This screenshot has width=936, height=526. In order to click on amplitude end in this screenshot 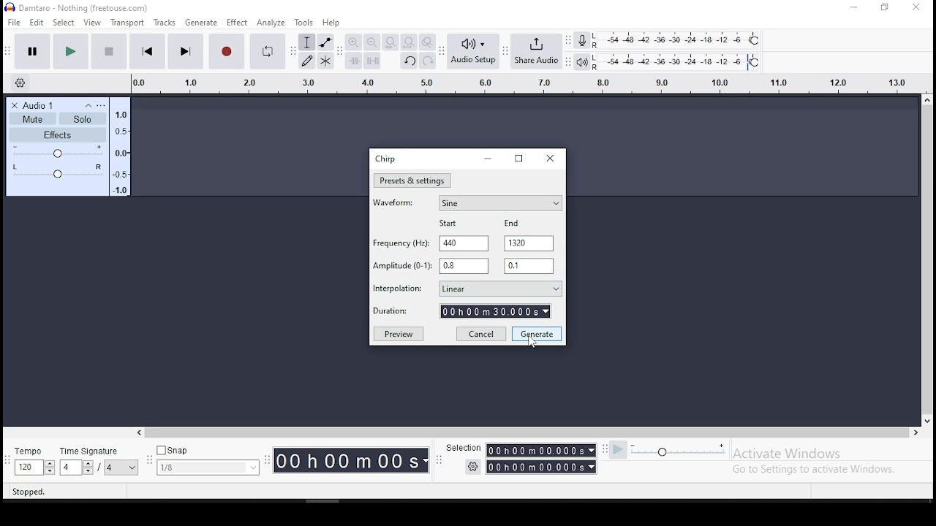, I will do `click(529, 265)`.